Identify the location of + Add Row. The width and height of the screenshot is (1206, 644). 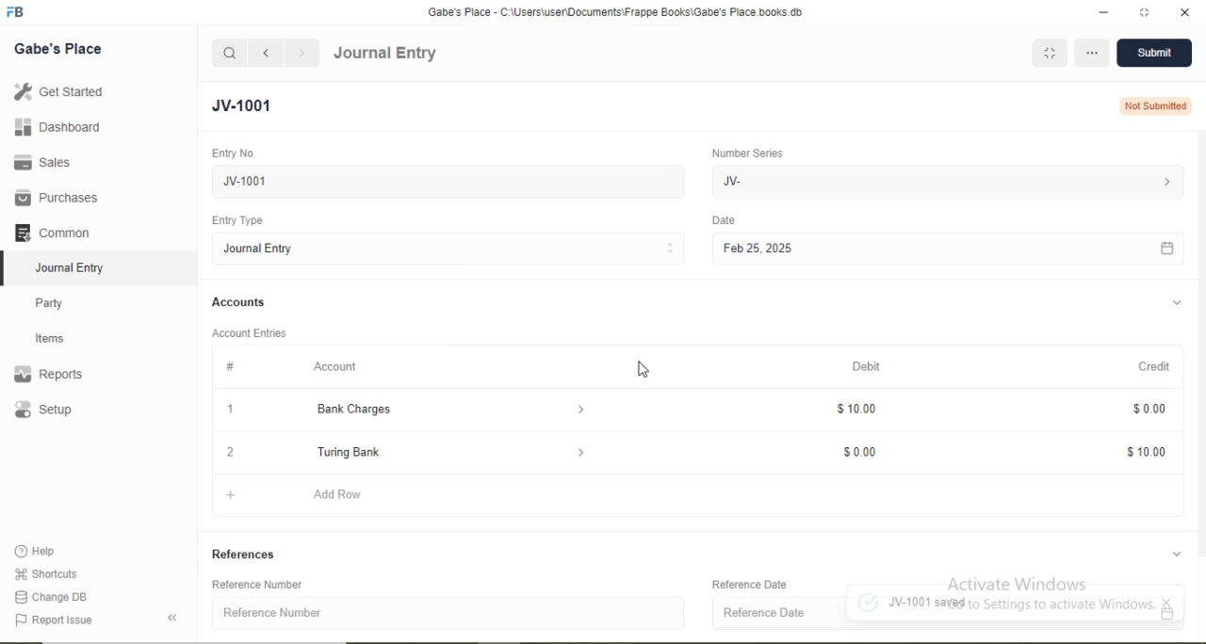
(702, 497).